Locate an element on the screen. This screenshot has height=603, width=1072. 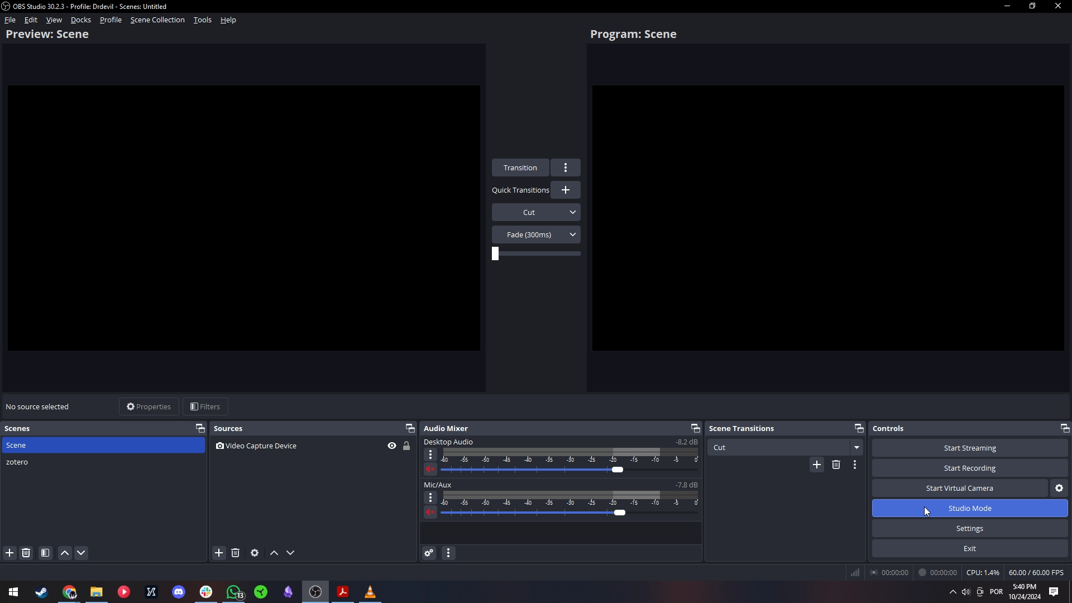
Scenes is located at coordinates (95, 428).